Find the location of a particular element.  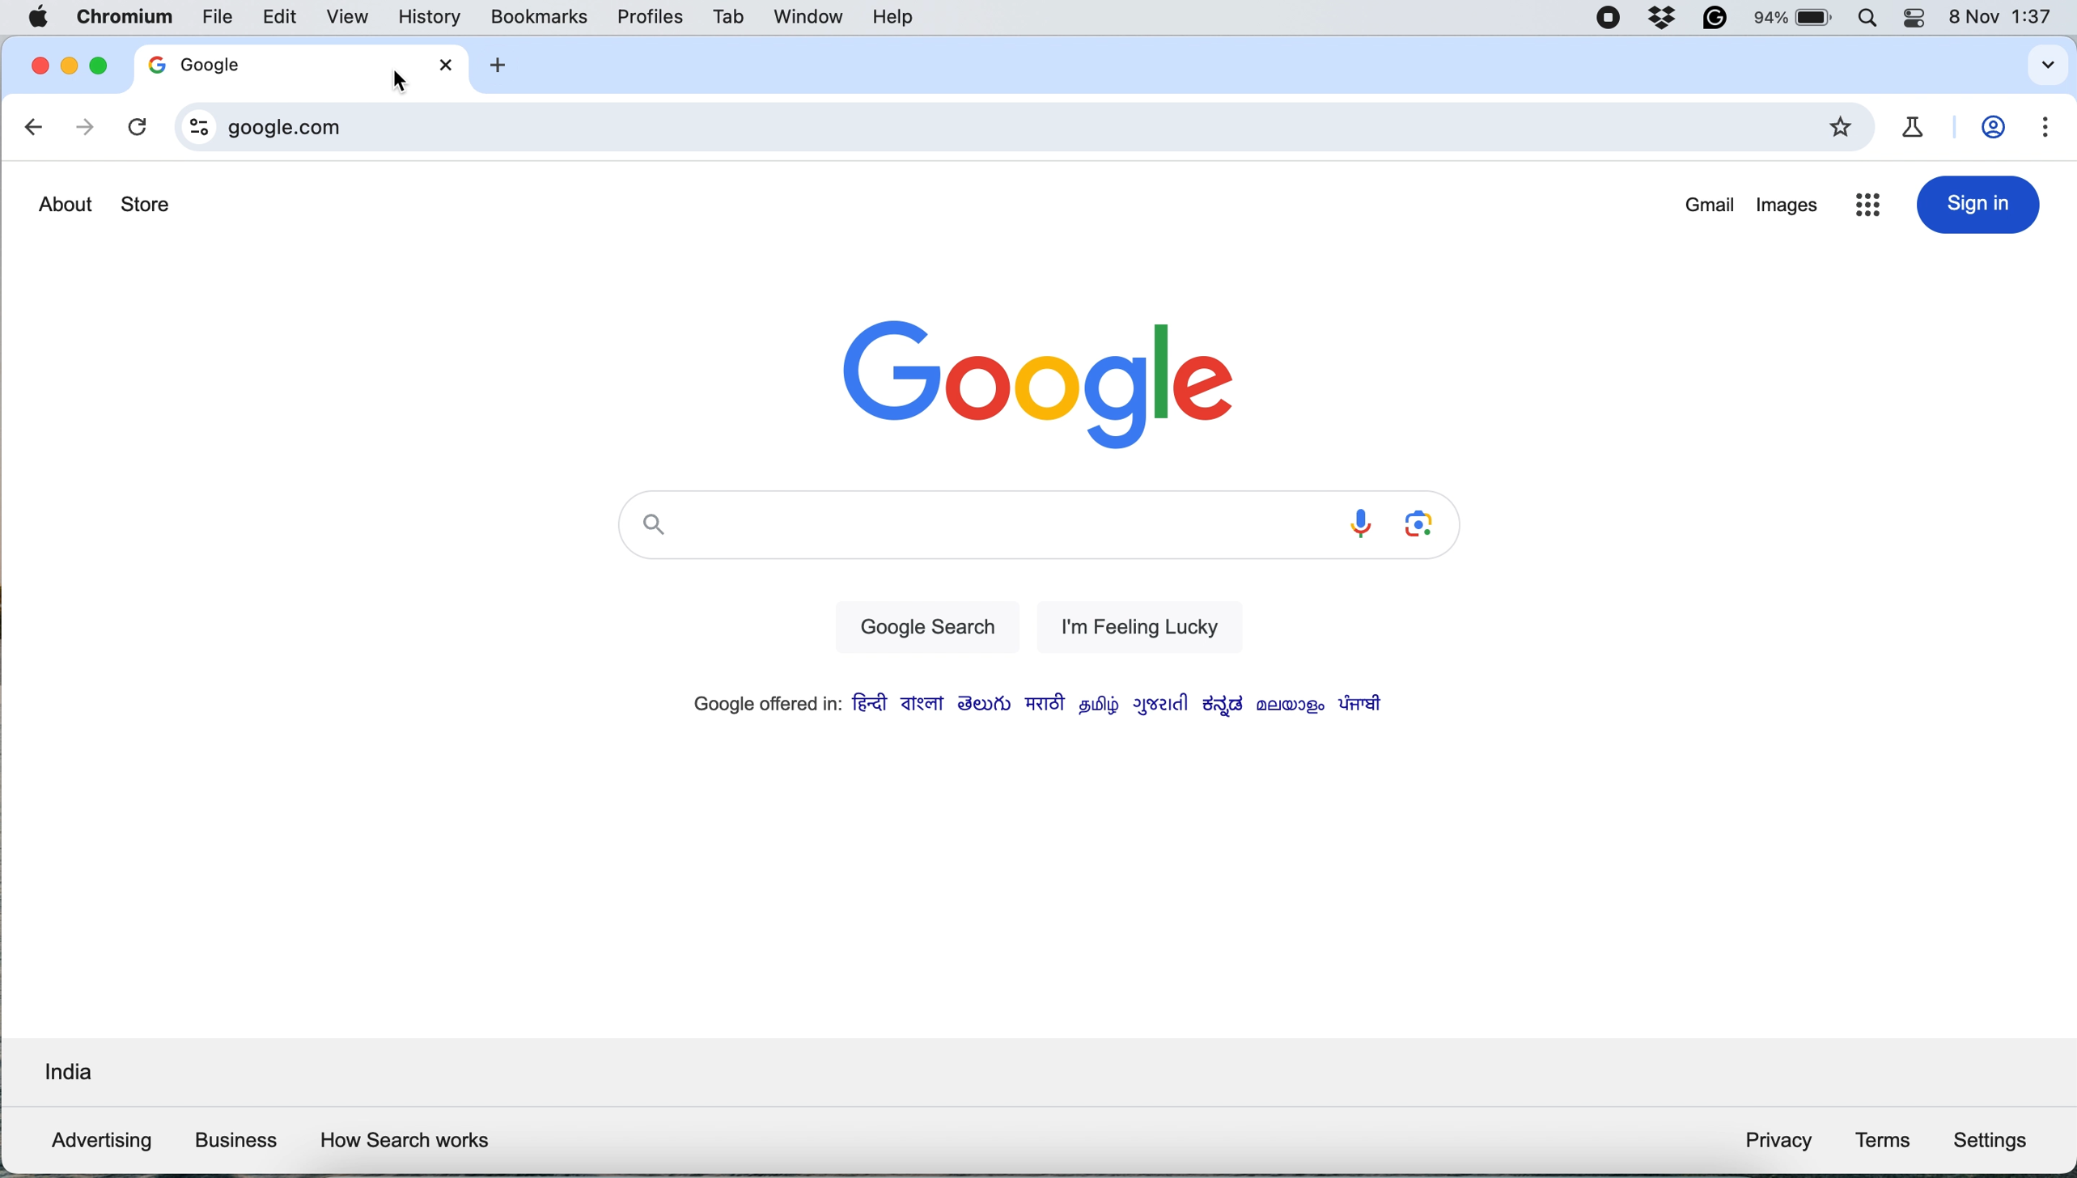

add new tab is located at coordinates (497, 66).